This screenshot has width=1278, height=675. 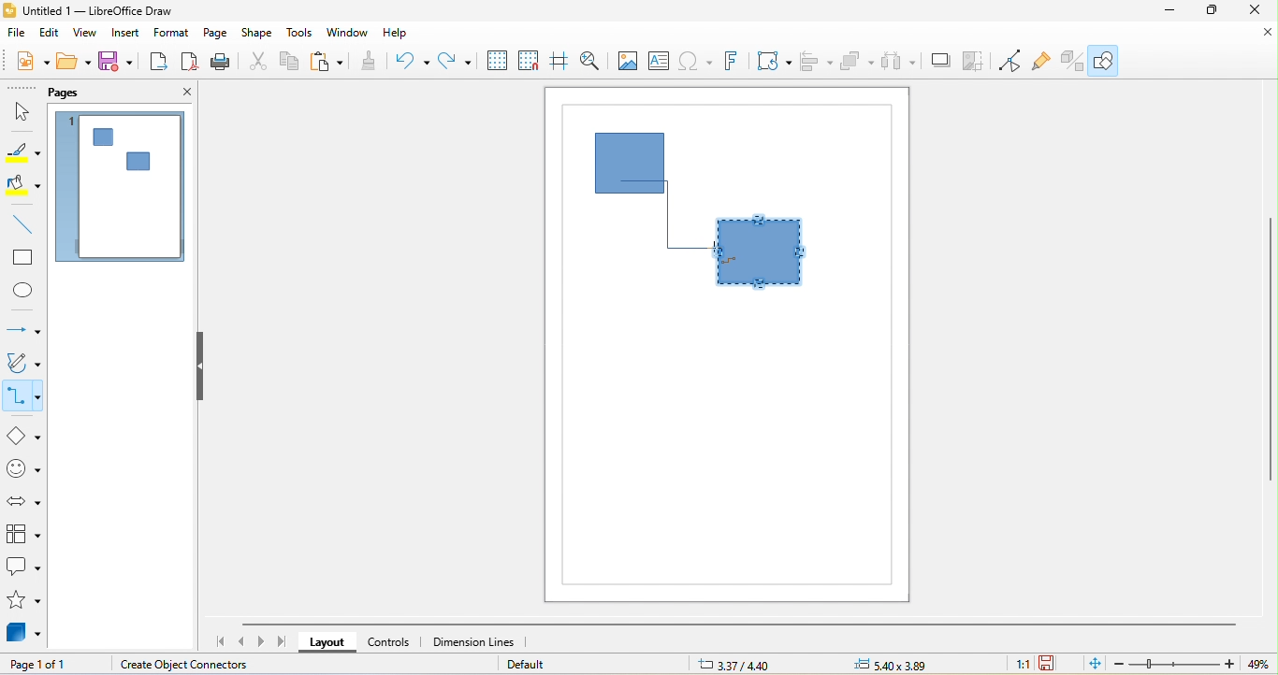 I want to click on scroll to next page, so click(x=262, y=643).